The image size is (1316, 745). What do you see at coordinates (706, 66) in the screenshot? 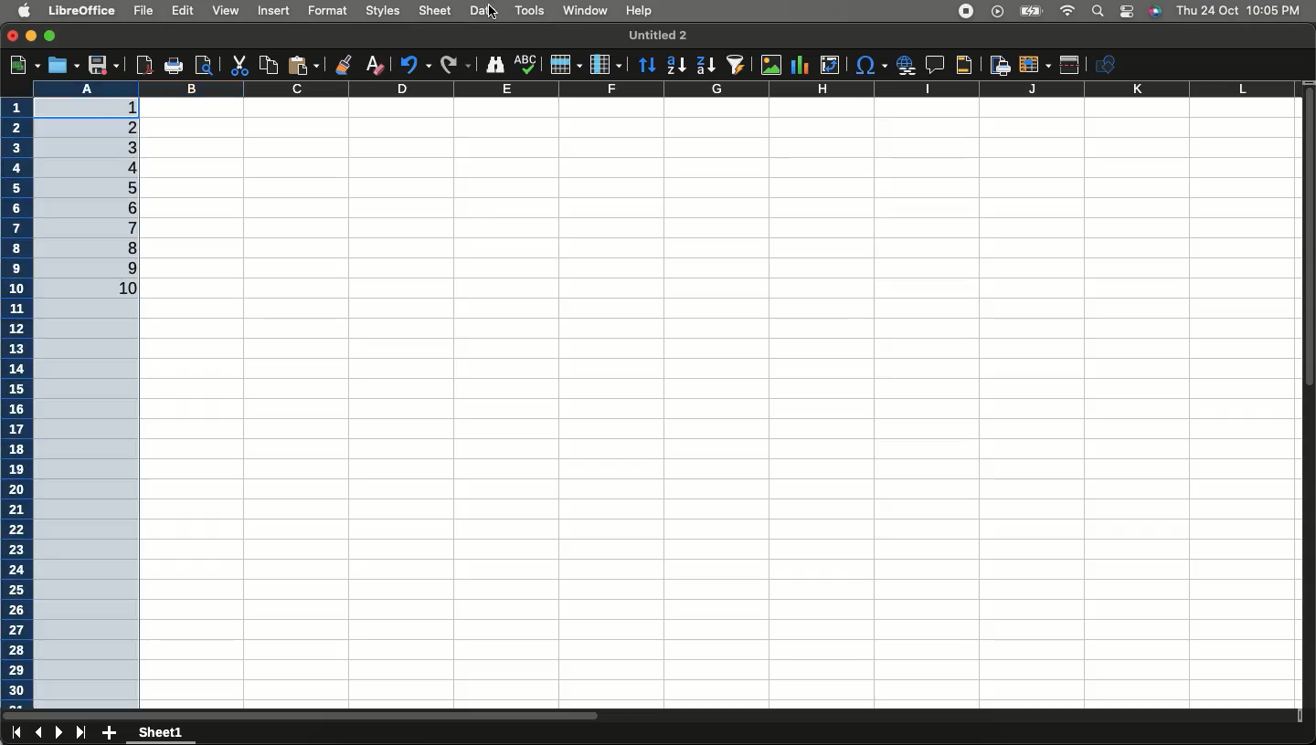
I see `Sort descending` at bounding box center [706, 66].